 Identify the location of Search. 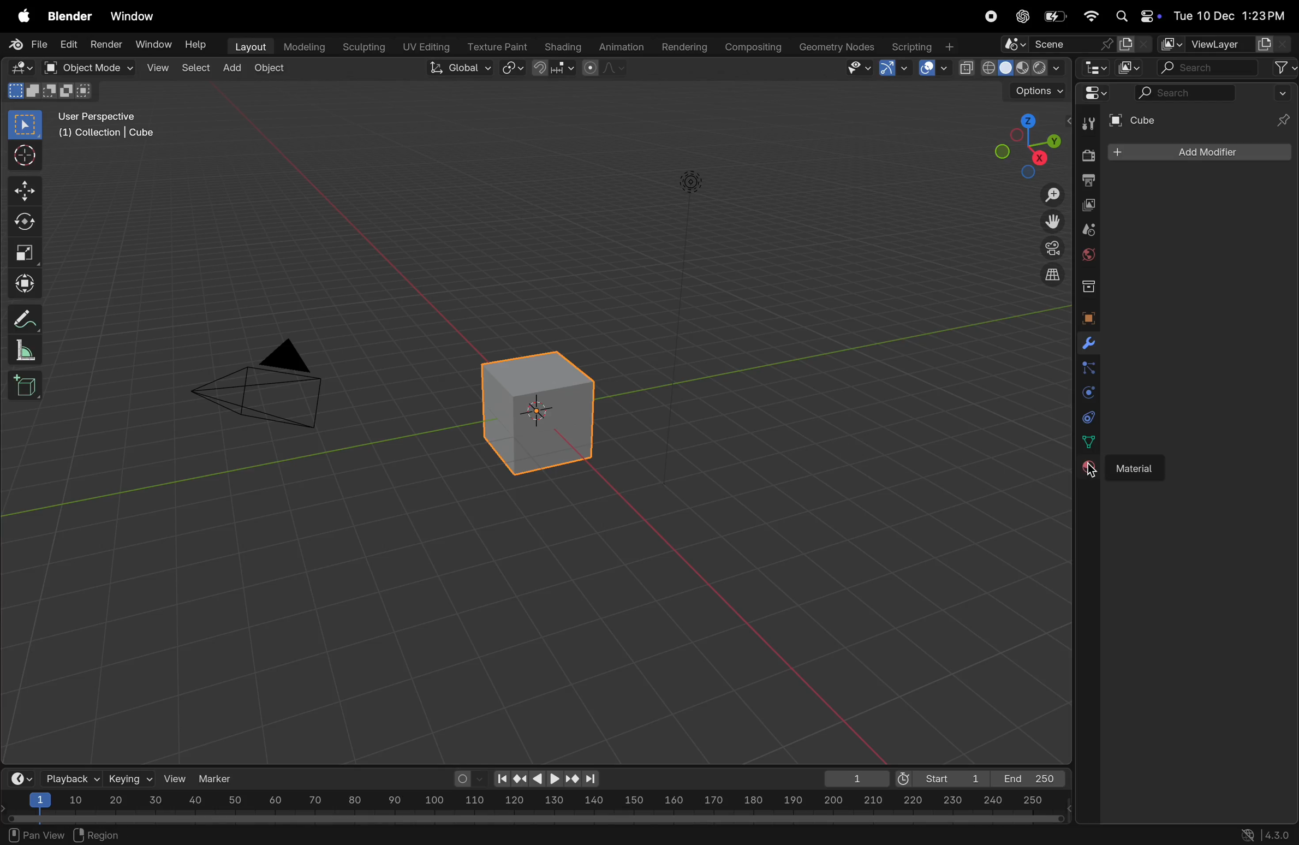
(1184, 92).